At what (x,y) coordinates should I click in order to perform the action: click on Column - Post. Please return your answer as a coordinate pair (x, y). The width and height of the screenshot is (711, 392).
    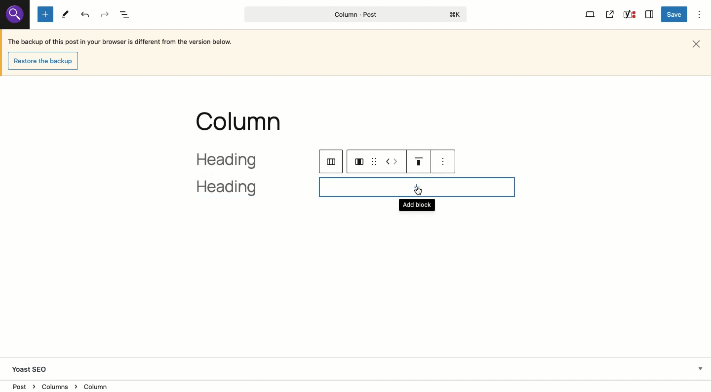
    Looking at the image, I should click on (353, 14).